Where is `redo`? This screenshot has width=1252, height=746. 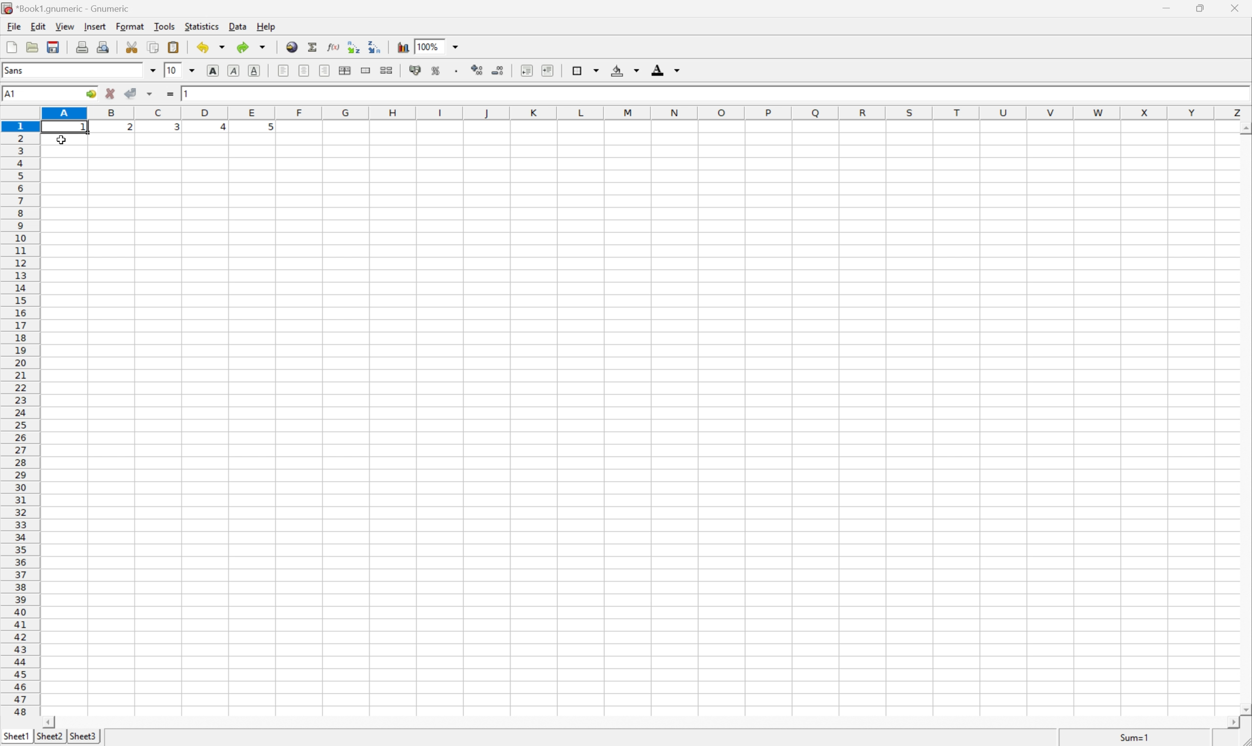
redo is located at coordinates (253, 47).